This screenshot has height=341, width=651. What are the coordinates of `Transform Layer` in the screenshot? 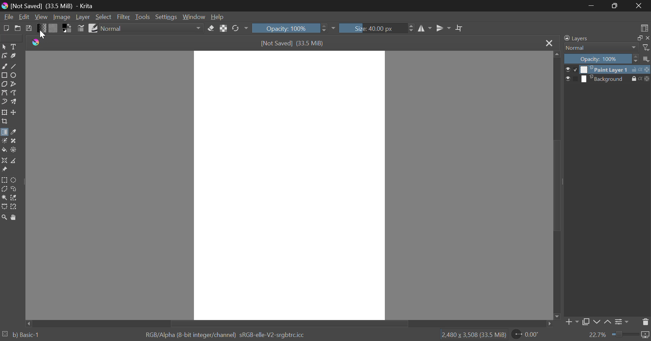 It's located at (4, 112).